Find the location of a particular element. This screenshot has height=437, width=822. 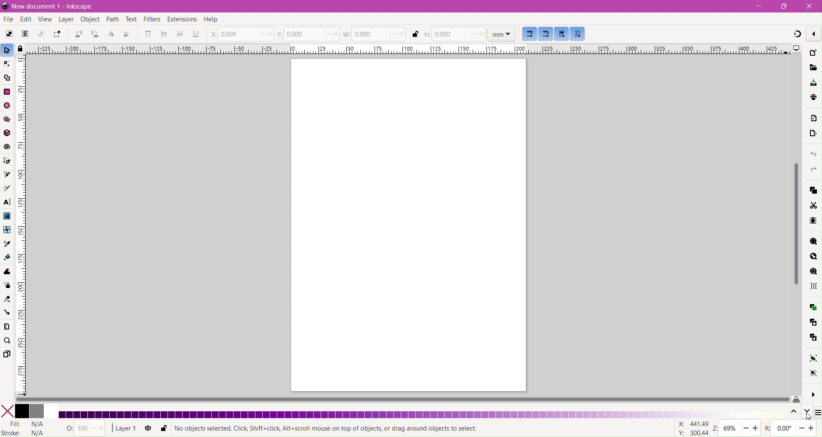

Zoom Drawing is located at coordinates (814, 256).